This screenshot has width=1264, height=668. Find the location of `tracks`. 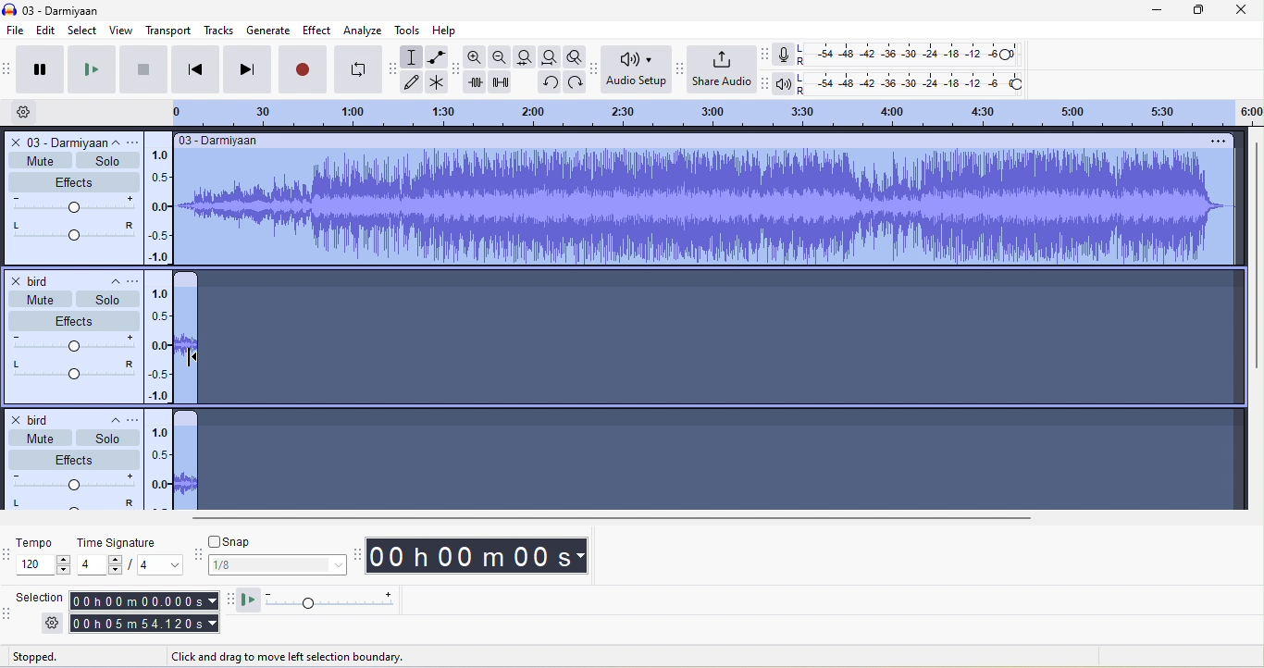

tracks is located at coordinates (216, 31).